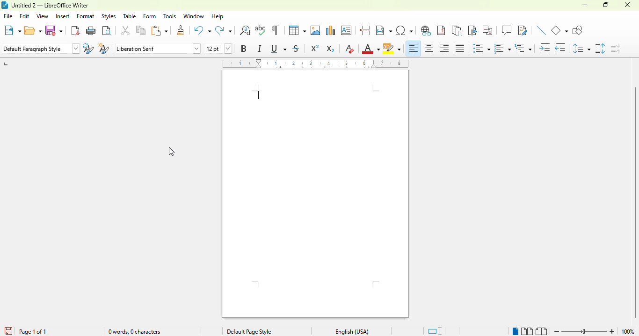 This screenshot has height=336, width=639. Describe the element at coordinates (315, 48) in the screenshot. I see `superscript` at that location.